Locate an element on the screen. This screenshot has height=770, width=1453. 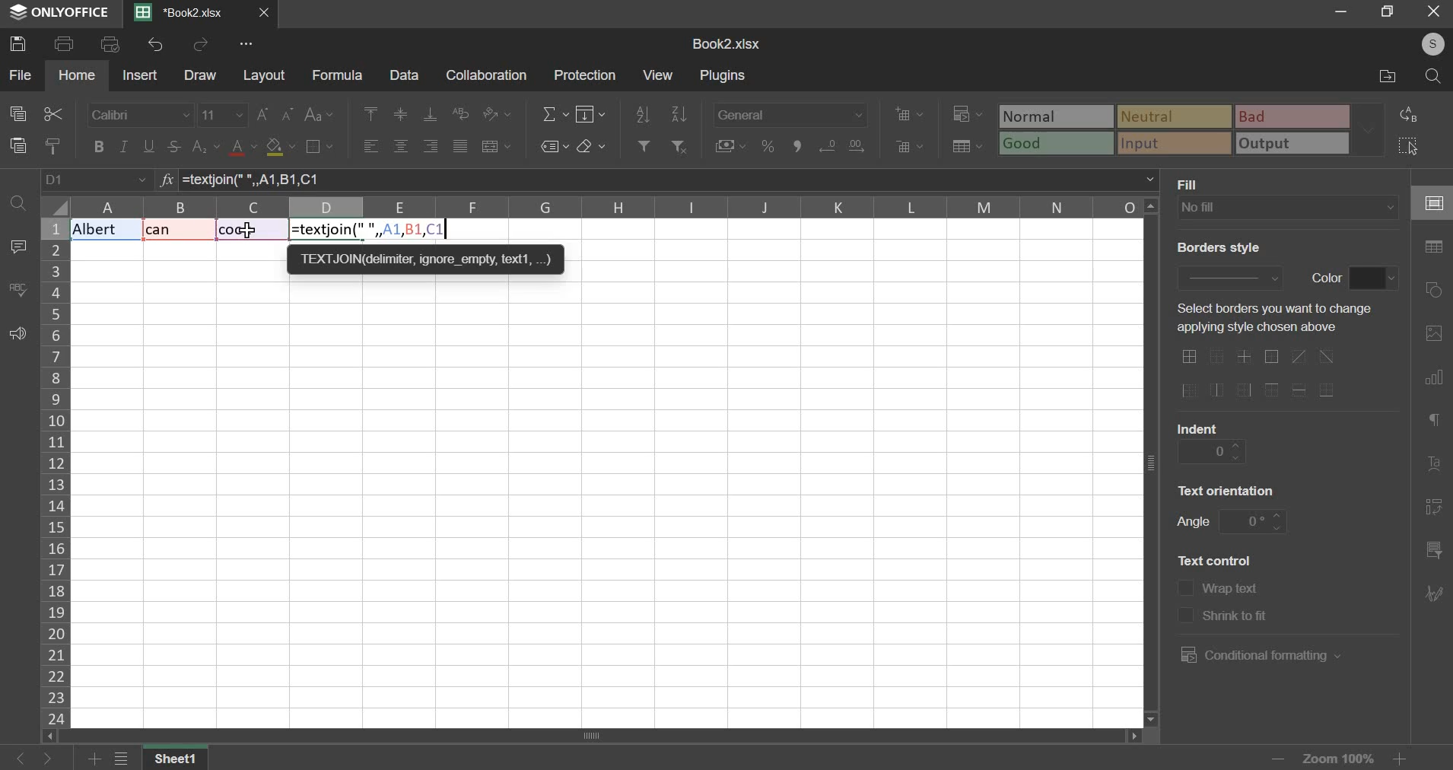
column is located at coordinates (54, 472).